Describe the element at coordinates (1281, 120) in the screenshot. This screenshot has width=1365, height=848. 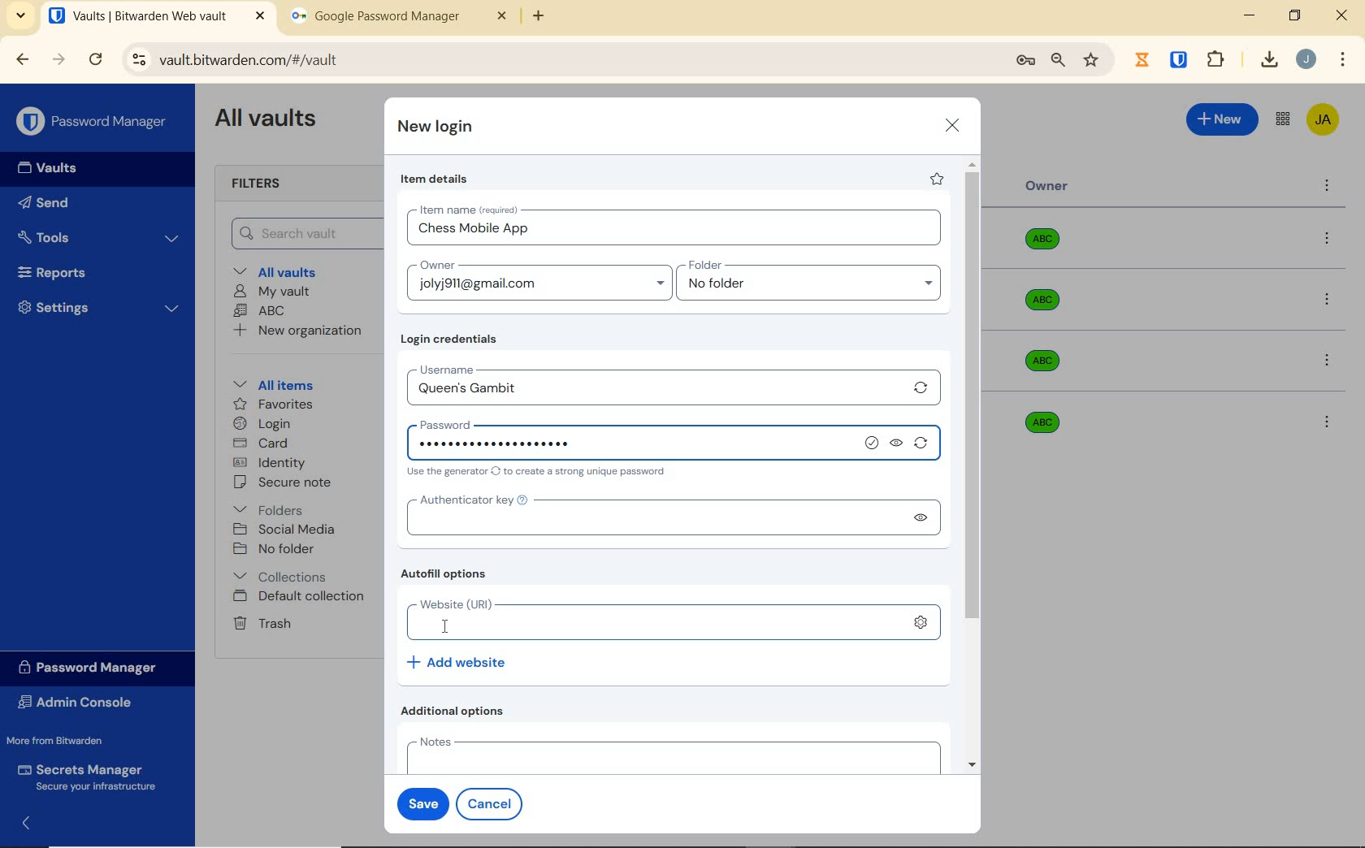
I see `toggle between admin console and password manager` at that location.